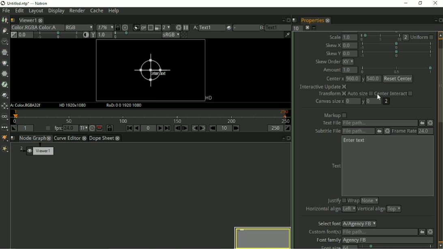 This screenshot has width=443, height=249. What do you see at coordinates (102, 138) in the screenshot?
I see `Dope Sheet` at bounding box center [102, 138].